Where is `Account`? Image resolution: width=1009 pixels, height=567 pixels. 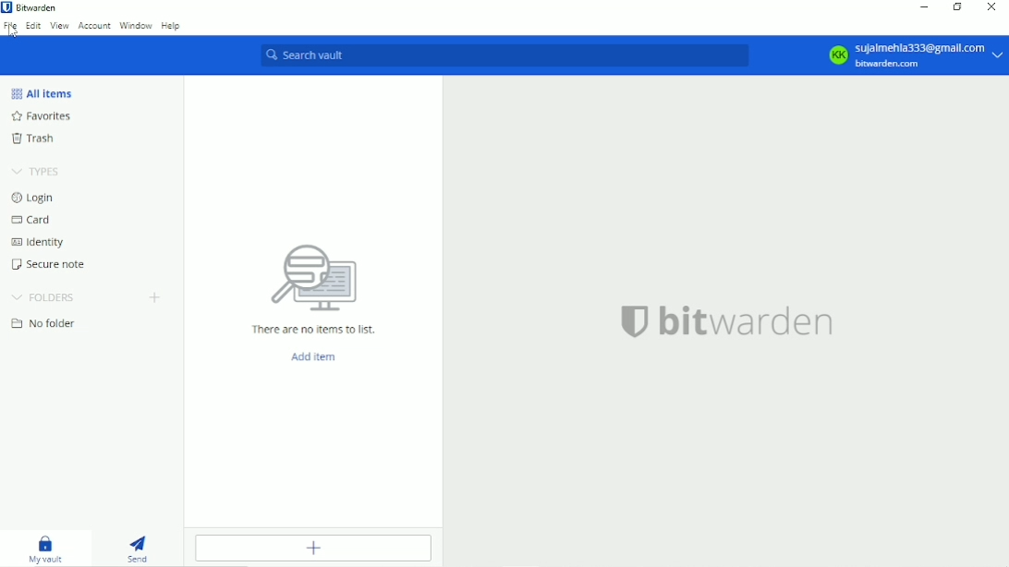 Account is located at coordinates (92, 27).